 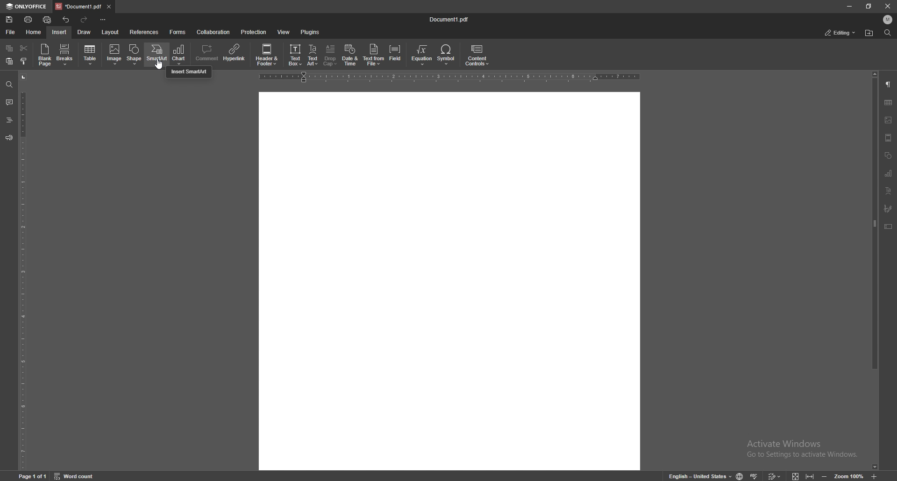 What do you see at coordinates (179, 55) in the screenshot?
I see `chart` at bounding box center [179, 55].